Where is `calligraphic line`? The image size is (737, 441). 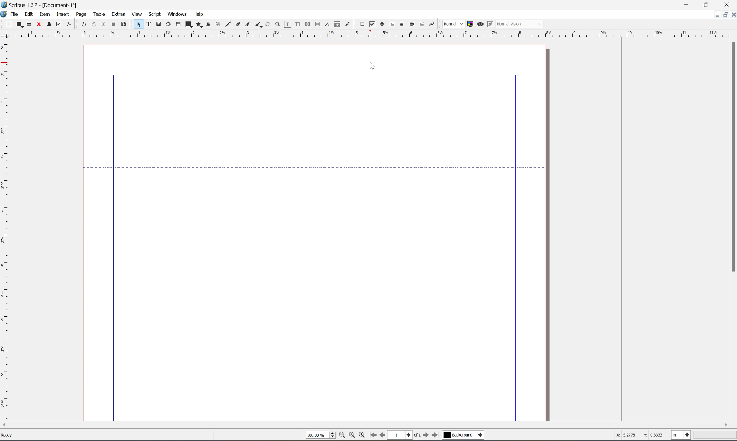
calligraphic line is located at coordinates (259, 24).